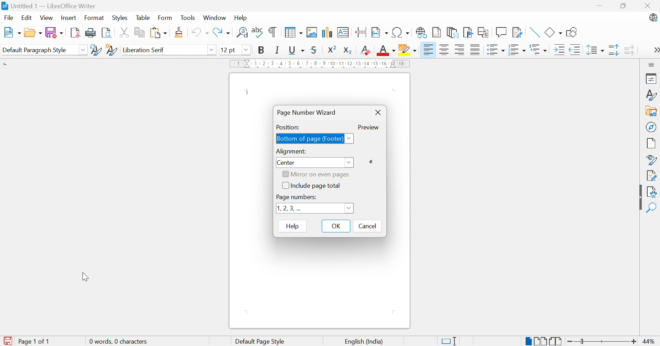 Image resolution: width=660 pixels, height=346 pixels. I want to click on Form, so click(165, 18).